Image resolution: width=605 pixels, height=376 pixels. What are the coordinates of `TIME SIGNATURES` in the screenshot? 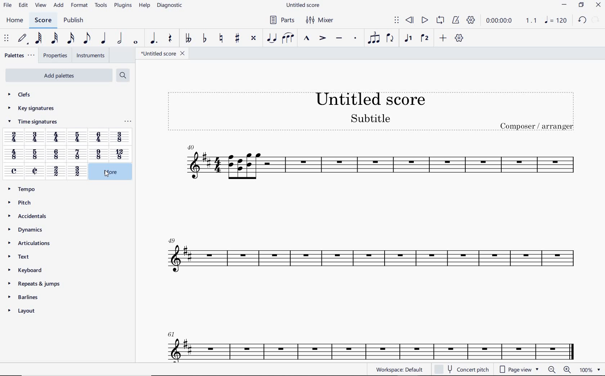 It's located at (32, 123).